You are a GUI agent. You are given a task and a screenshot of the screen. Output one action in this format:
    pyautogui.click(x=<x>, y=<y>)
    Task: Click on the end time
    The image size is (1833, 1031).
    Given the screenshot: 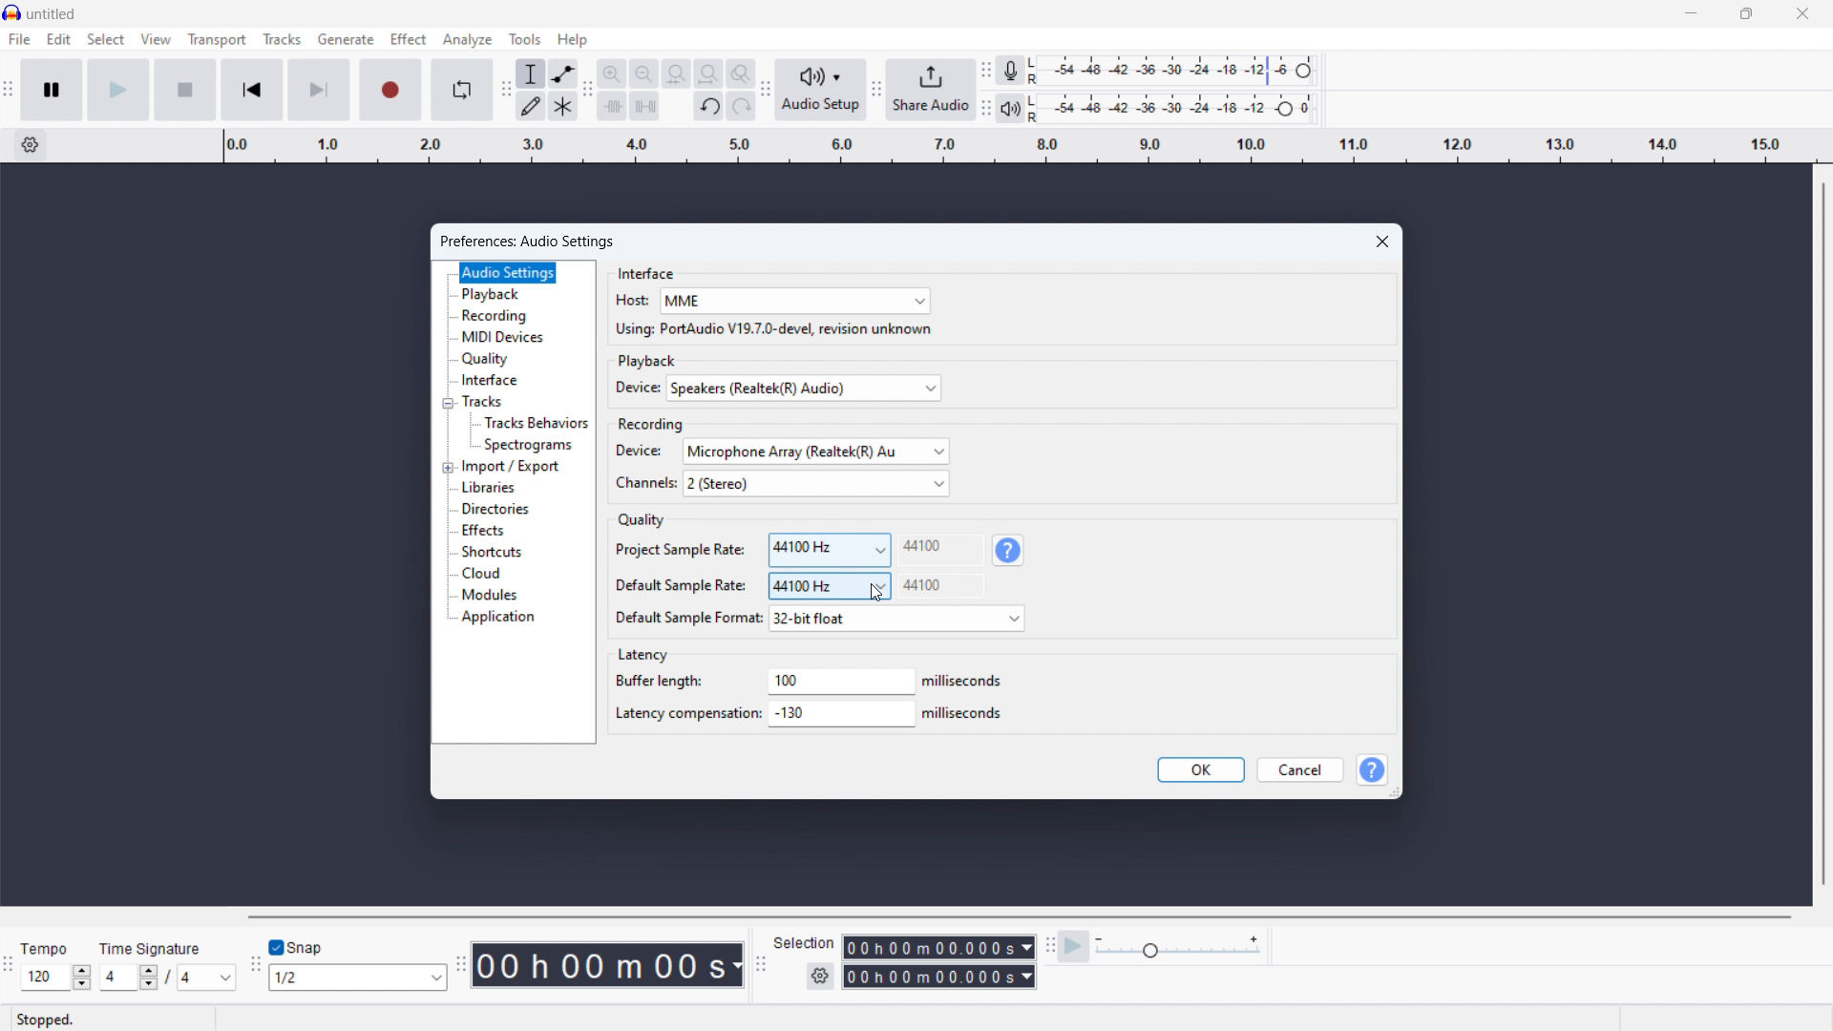 What is the action you would take?
    pyautogui.click(x=938, y=978)
    